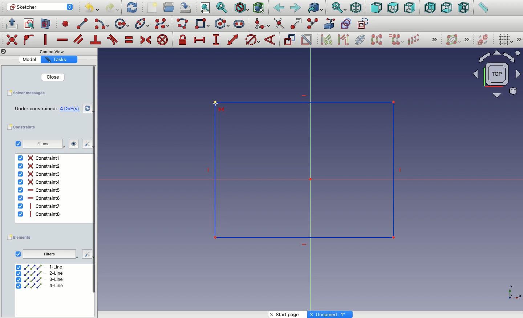 The image size is (523, 318). Describe the element at coordinates (261, 24) in the screenshot. I see `Create fillet` at that location.